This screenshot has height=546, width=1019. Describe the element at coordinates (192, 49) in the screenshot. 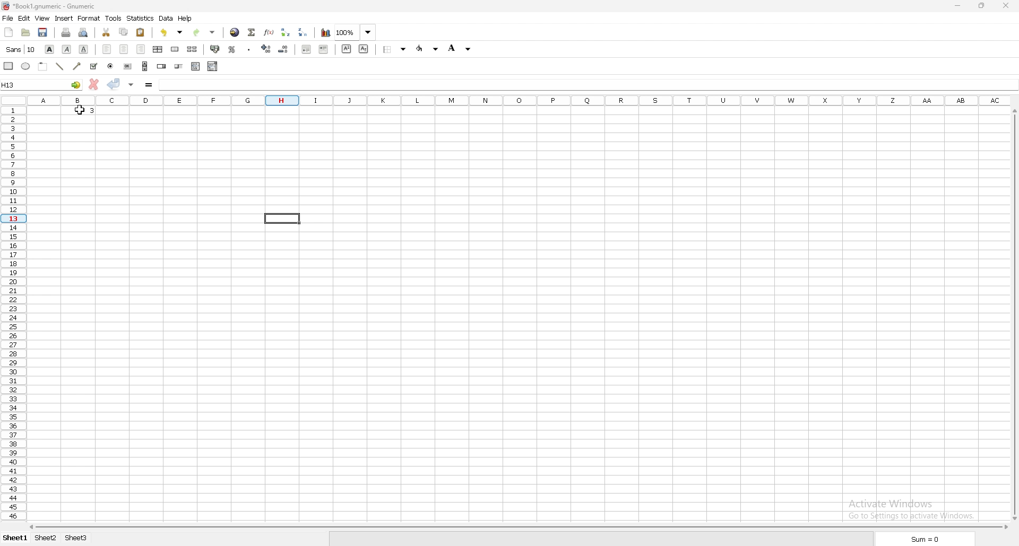

I see `split merged cells` at that location.